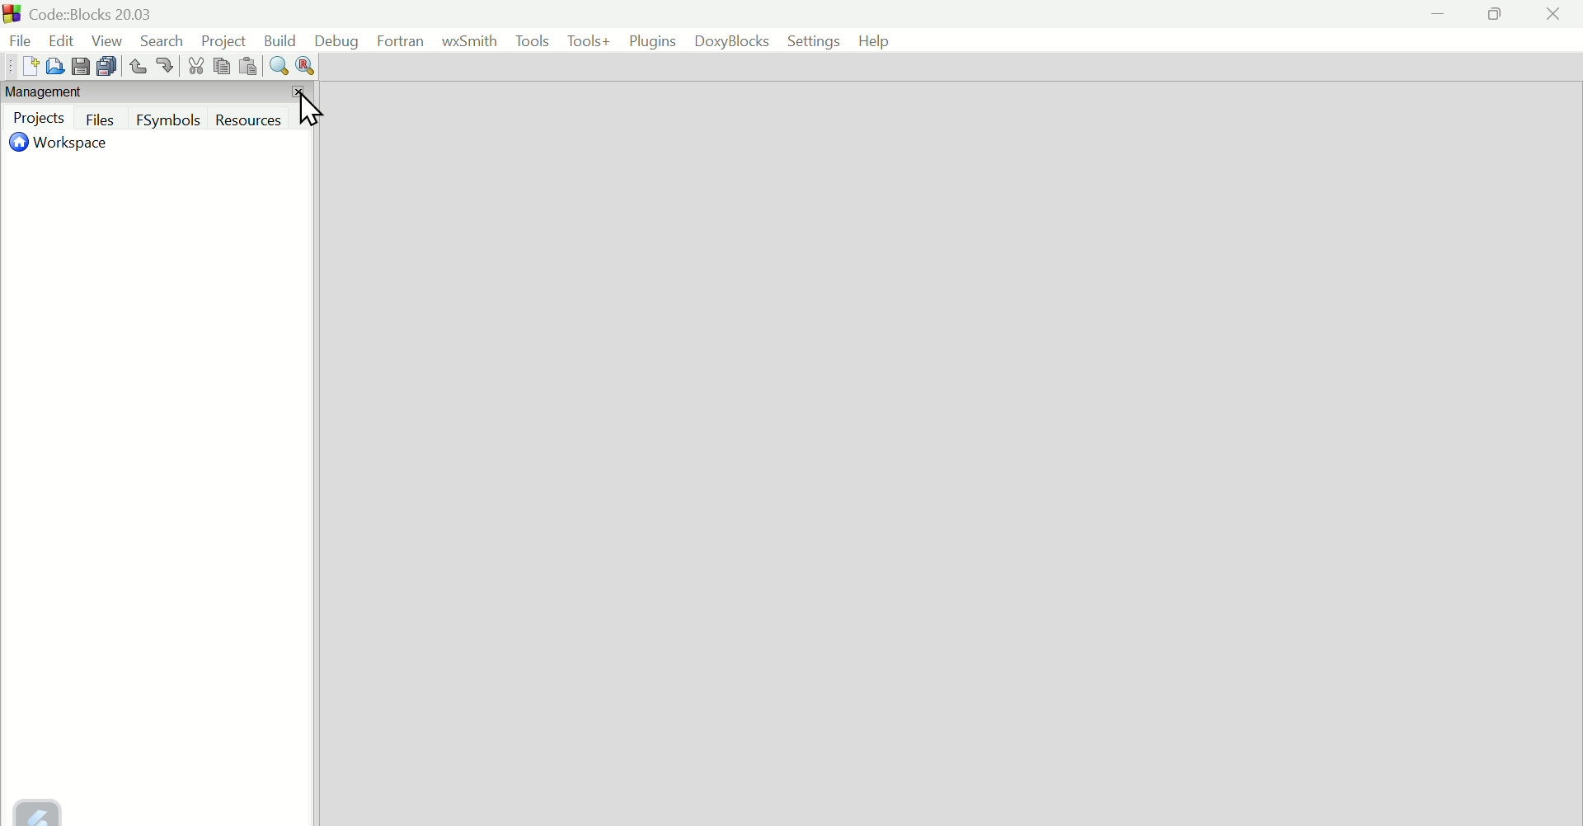  Describe the element at coordinates (278, 65) in the screenshot. I see `Find` at that location.